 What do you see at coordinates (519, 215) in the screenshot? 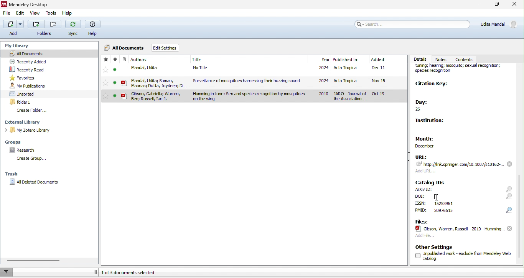
I see `scroll down` at bounding box center [519, 215].